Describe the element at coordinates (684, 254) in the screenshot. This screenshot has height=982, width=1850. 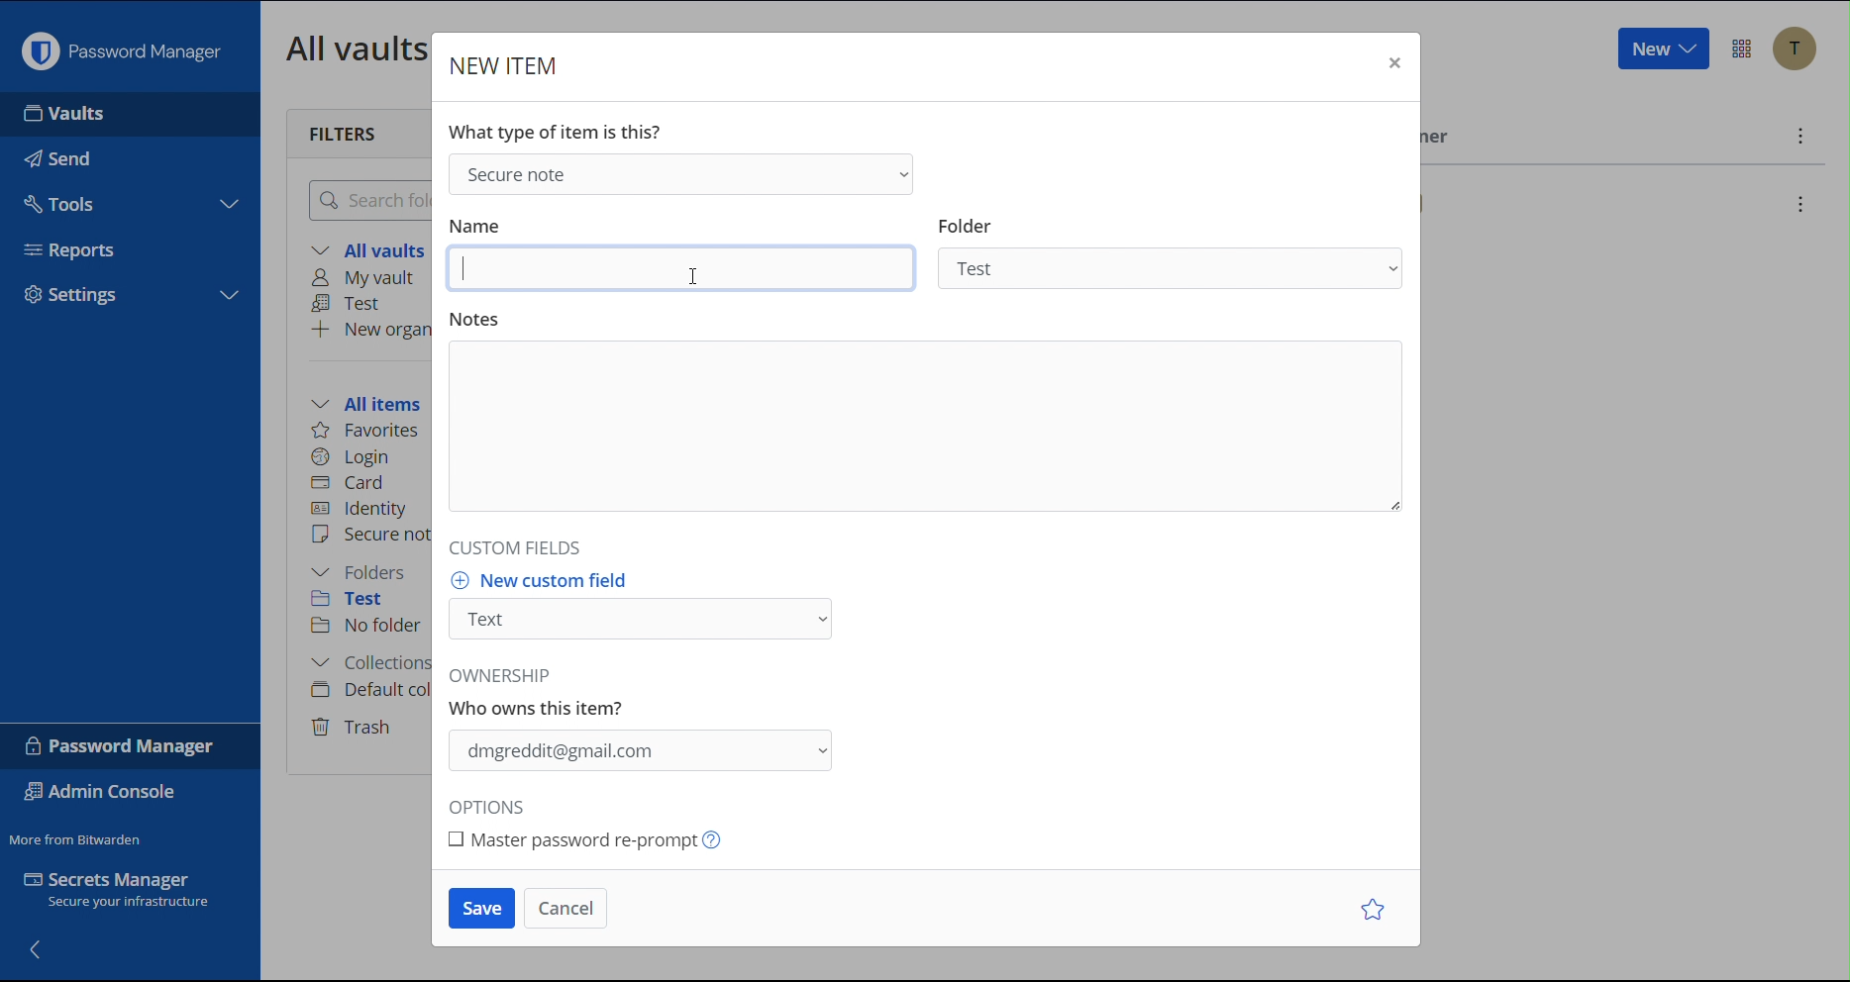
I see `Name` at that location.